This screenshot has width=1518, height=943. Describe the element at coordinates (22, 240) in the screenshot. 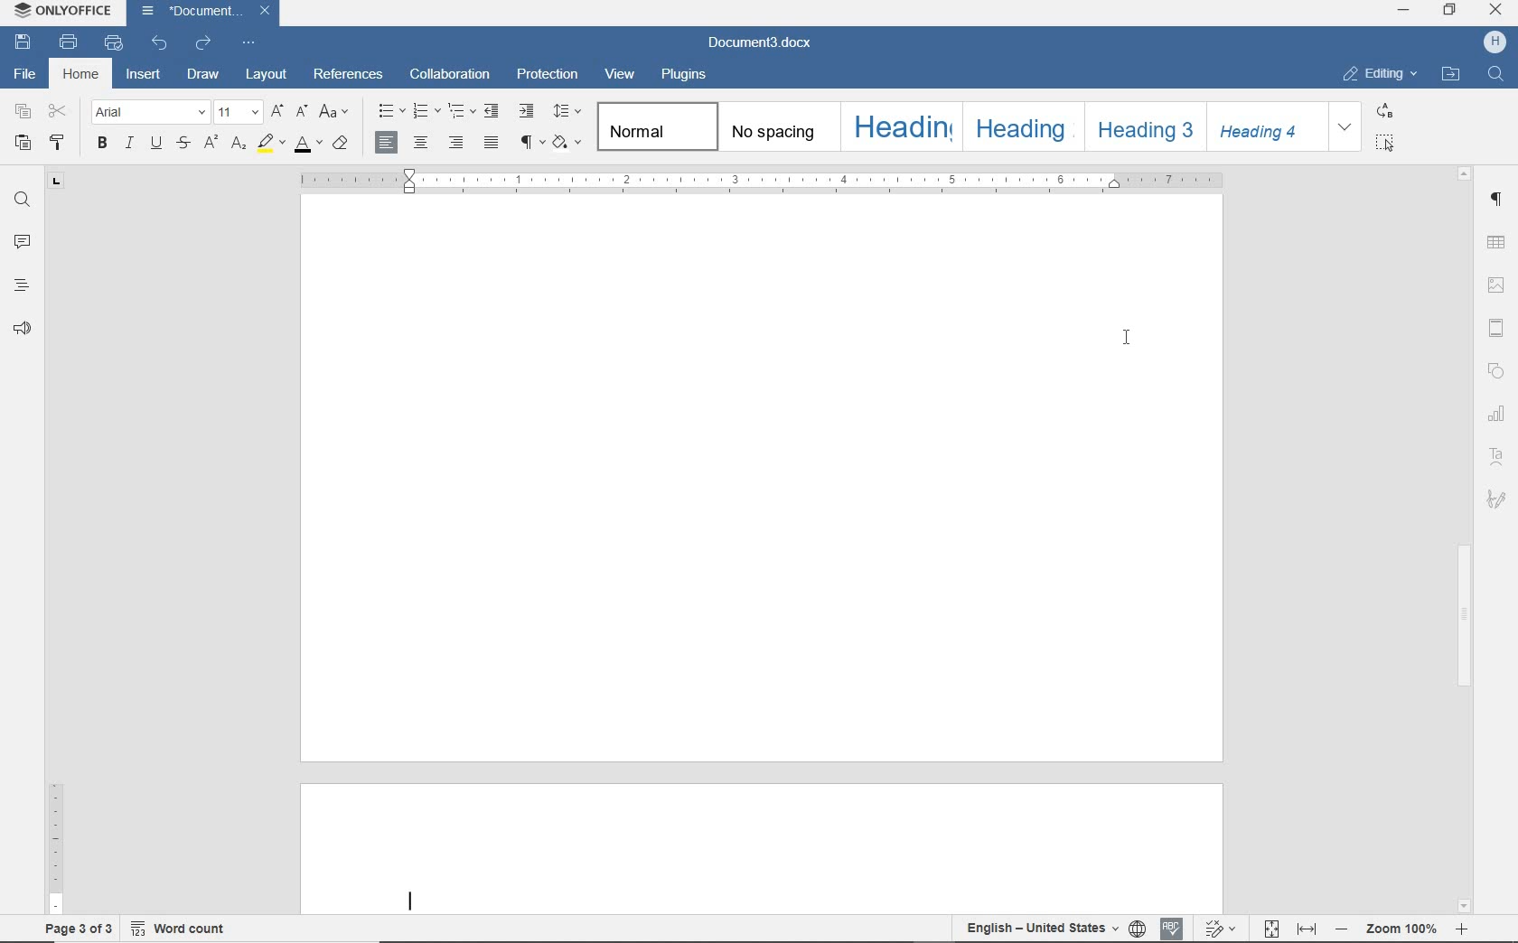

I see `COMMENTS` at that location.